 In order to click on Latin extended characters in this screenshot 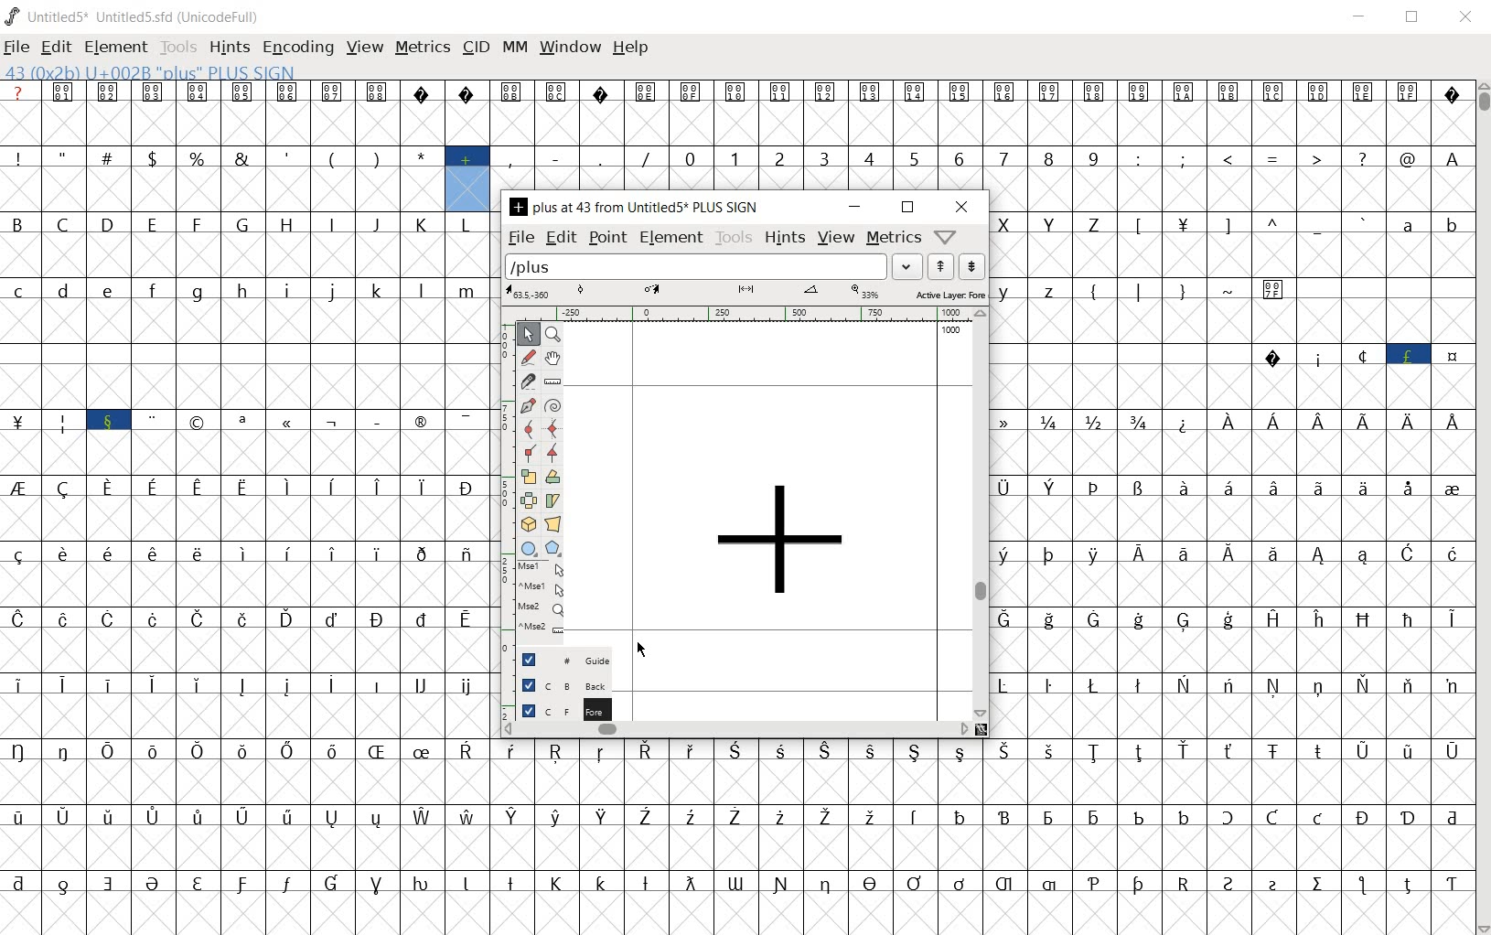, I will do `click(267, 572)`.